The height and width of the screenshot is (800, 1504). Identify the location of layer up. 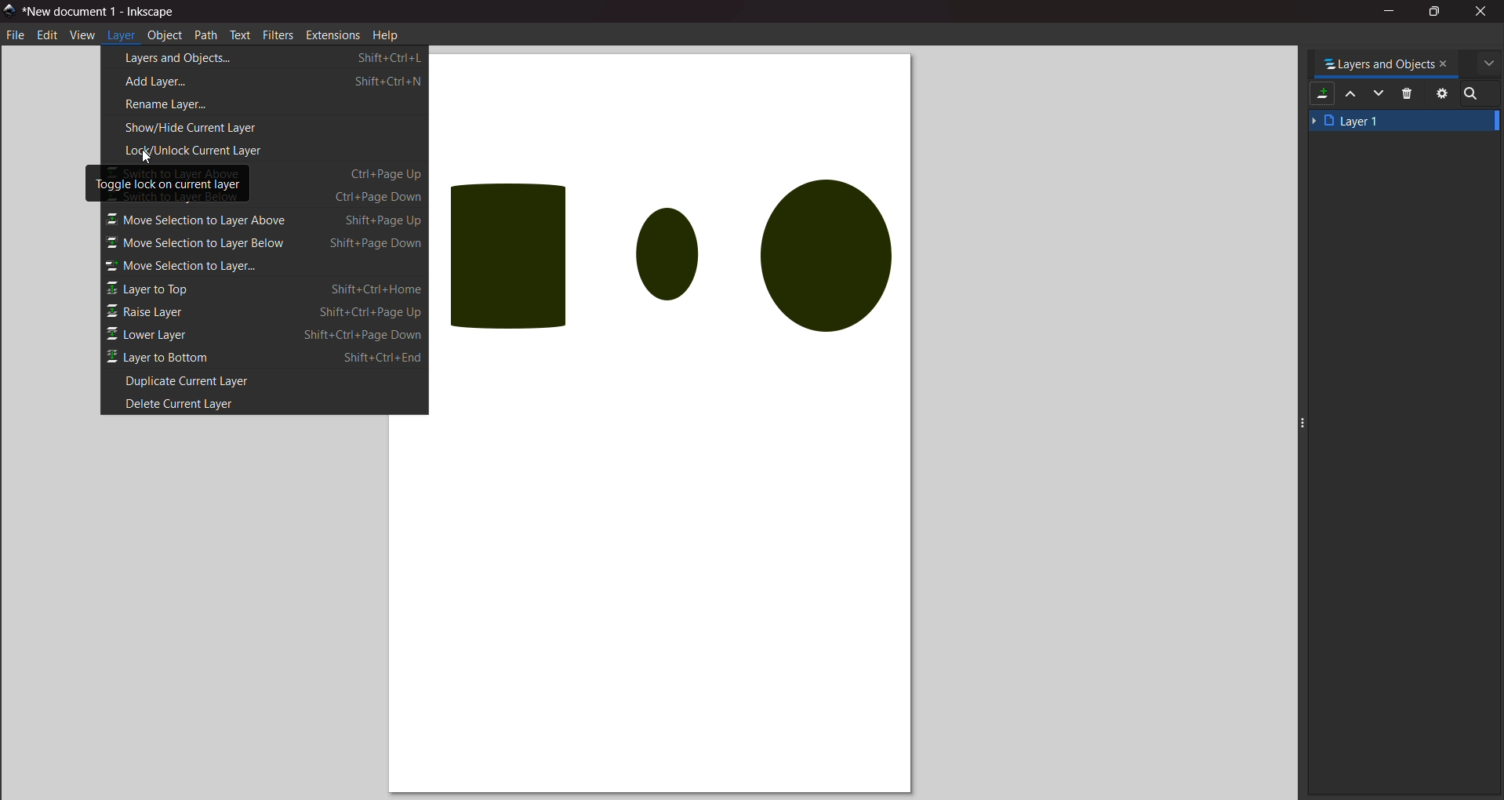
(265, 219).